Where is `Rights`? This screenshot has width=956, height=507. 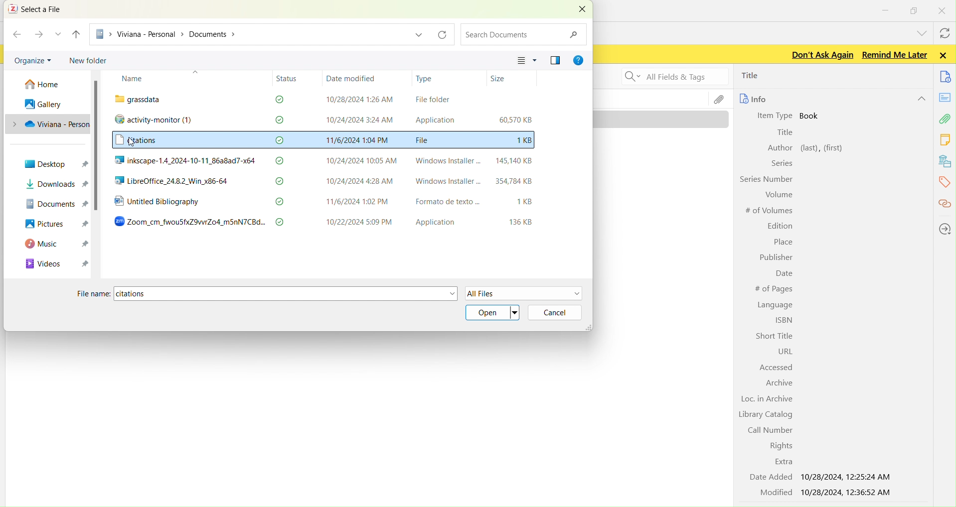 Rights is located at coordinates (782, 446).